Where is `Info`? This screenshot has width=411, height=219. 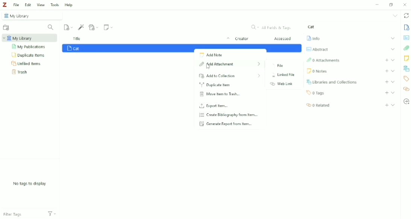 Info is located at coordinates (313, 37).